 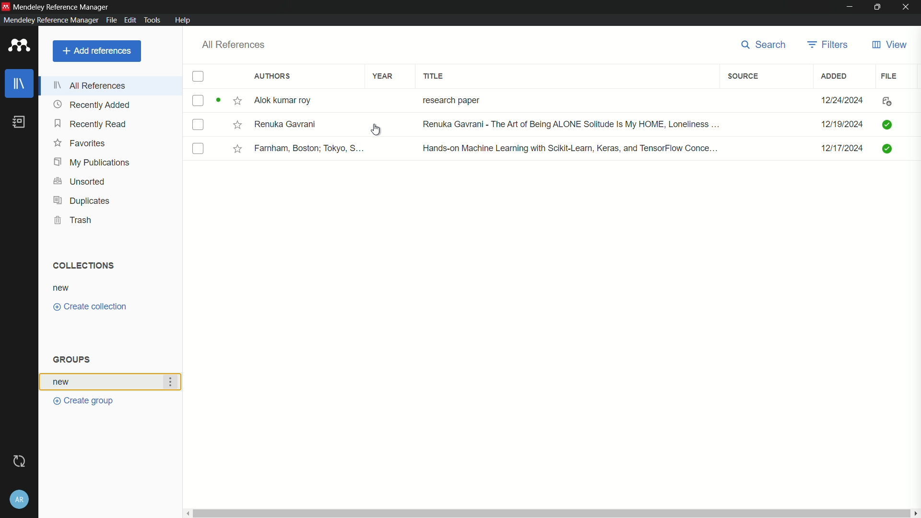 What do you see at coordinates (80, 143) in the screenshot?
I see `favorites` at bounding box center [80, 143].